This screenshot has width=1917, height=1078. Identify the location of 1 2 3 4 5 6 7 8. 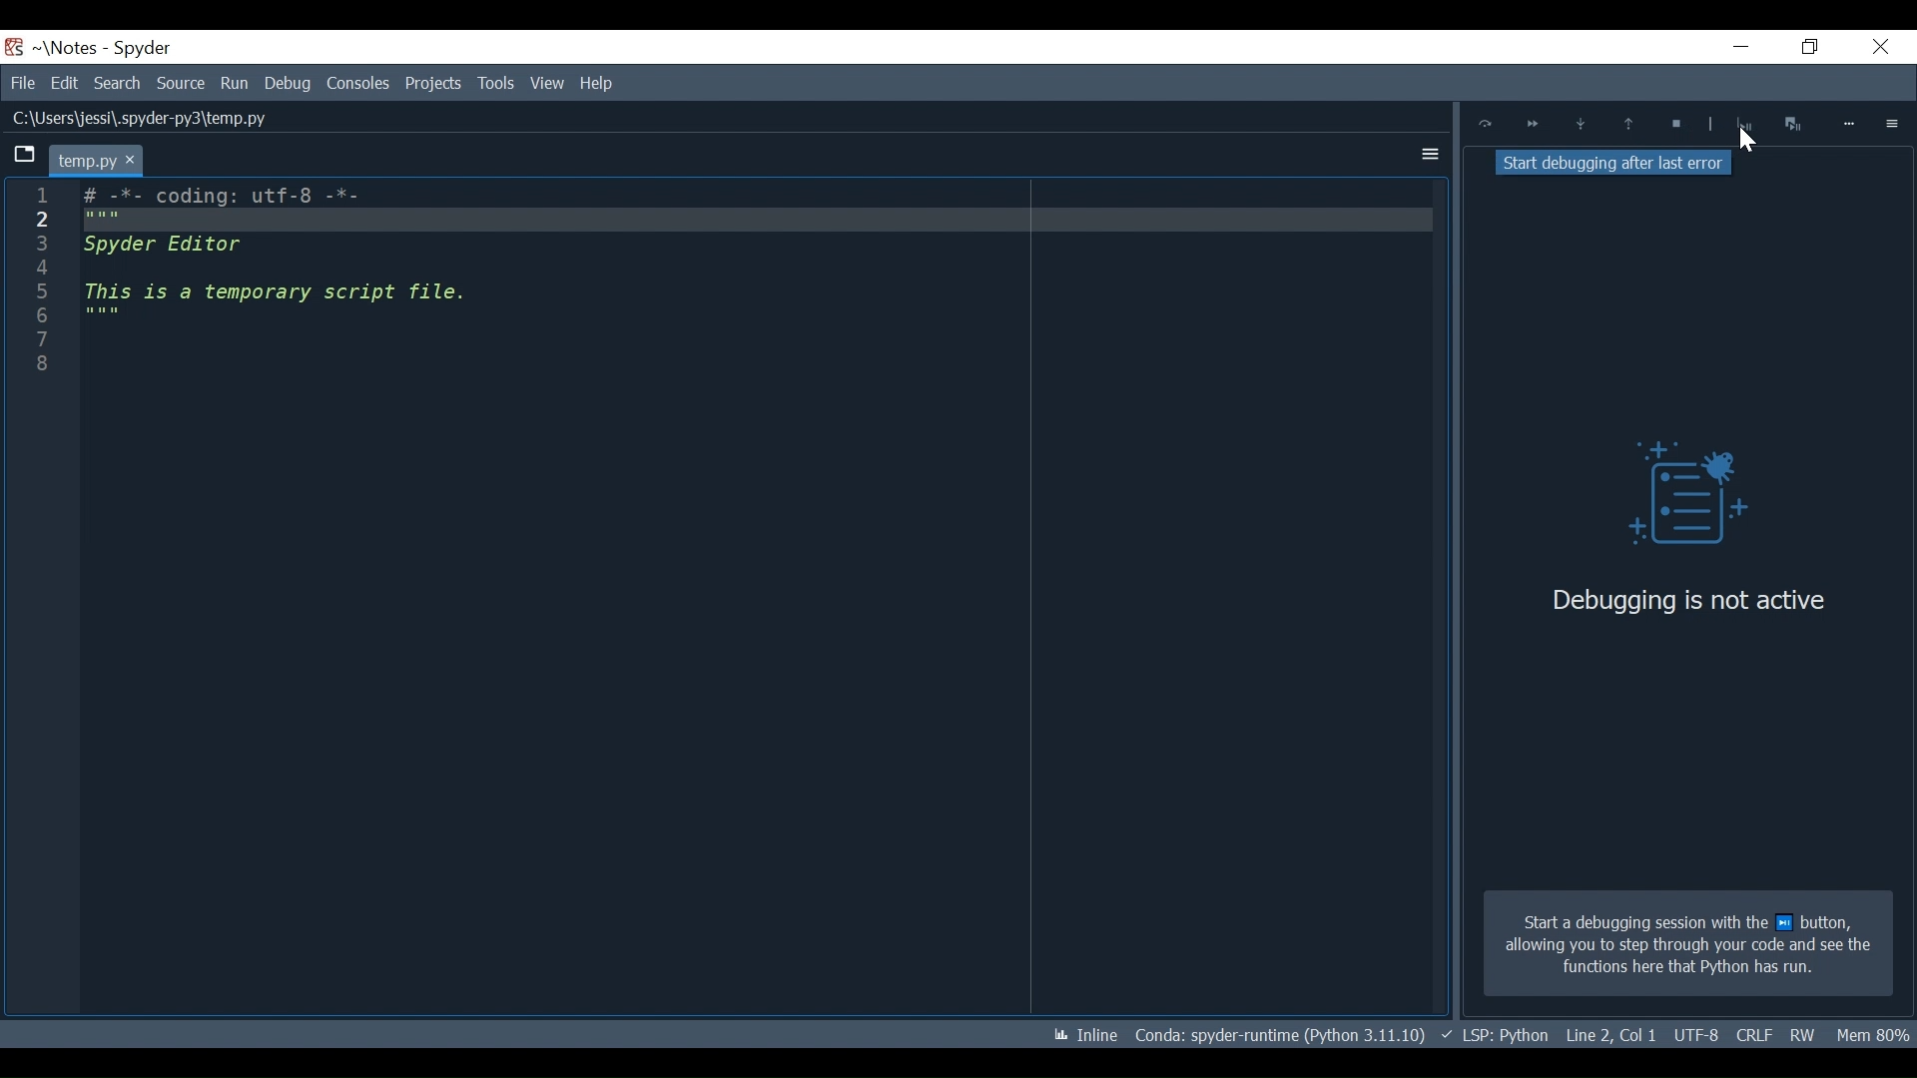
(39, 287).